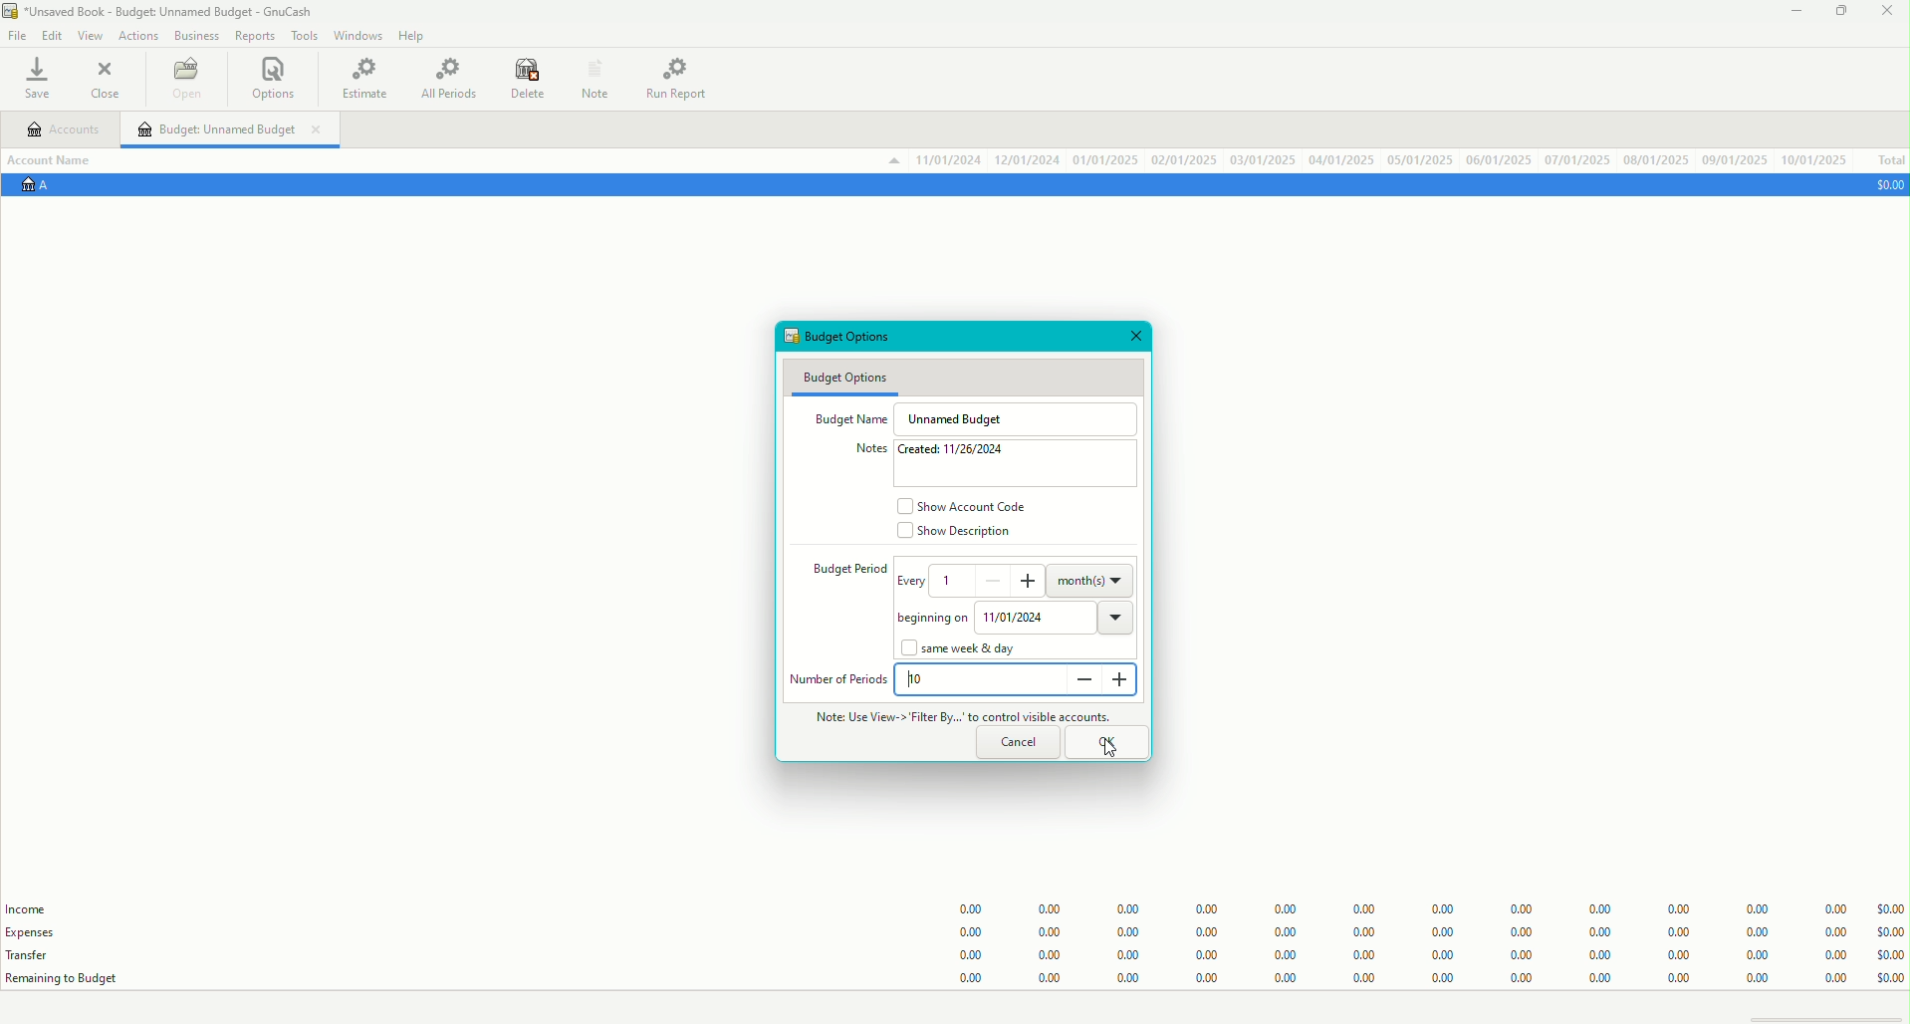 This screenshot has width=1910, height=1024. What do you see at coordinates (43, 81) in the screenshot?
I see `Save` at bounding box center [43, 81].